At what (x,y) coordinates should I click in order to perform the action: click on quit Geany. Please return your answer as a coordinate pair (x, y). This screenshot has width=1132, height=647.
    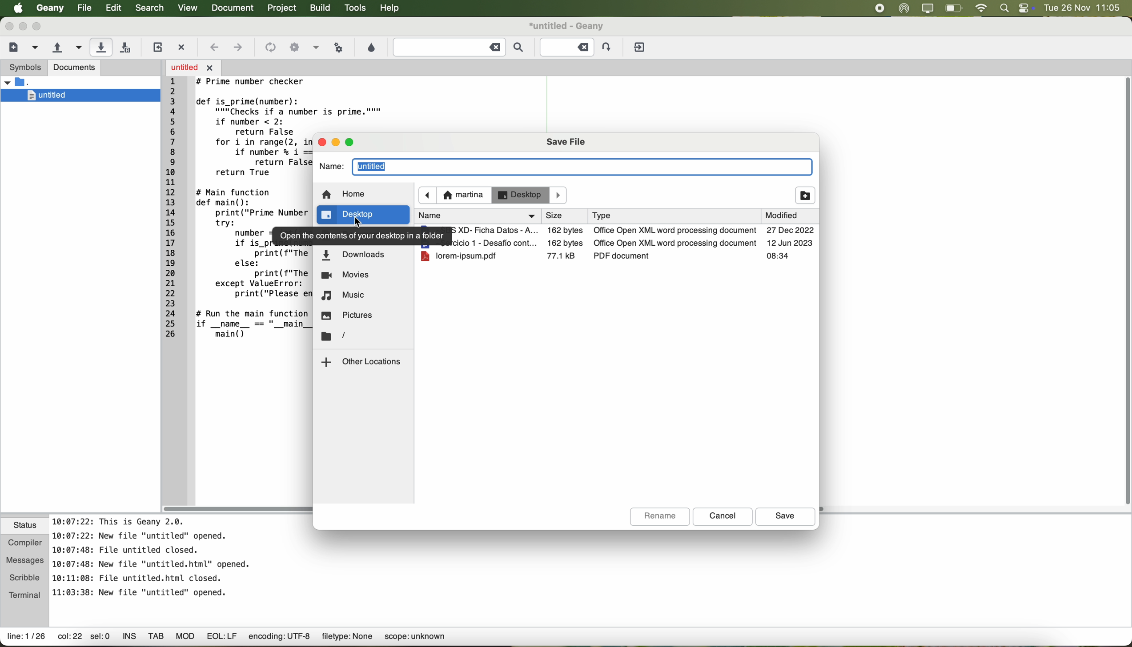
    Looking at the image, I should click on (641, 48).